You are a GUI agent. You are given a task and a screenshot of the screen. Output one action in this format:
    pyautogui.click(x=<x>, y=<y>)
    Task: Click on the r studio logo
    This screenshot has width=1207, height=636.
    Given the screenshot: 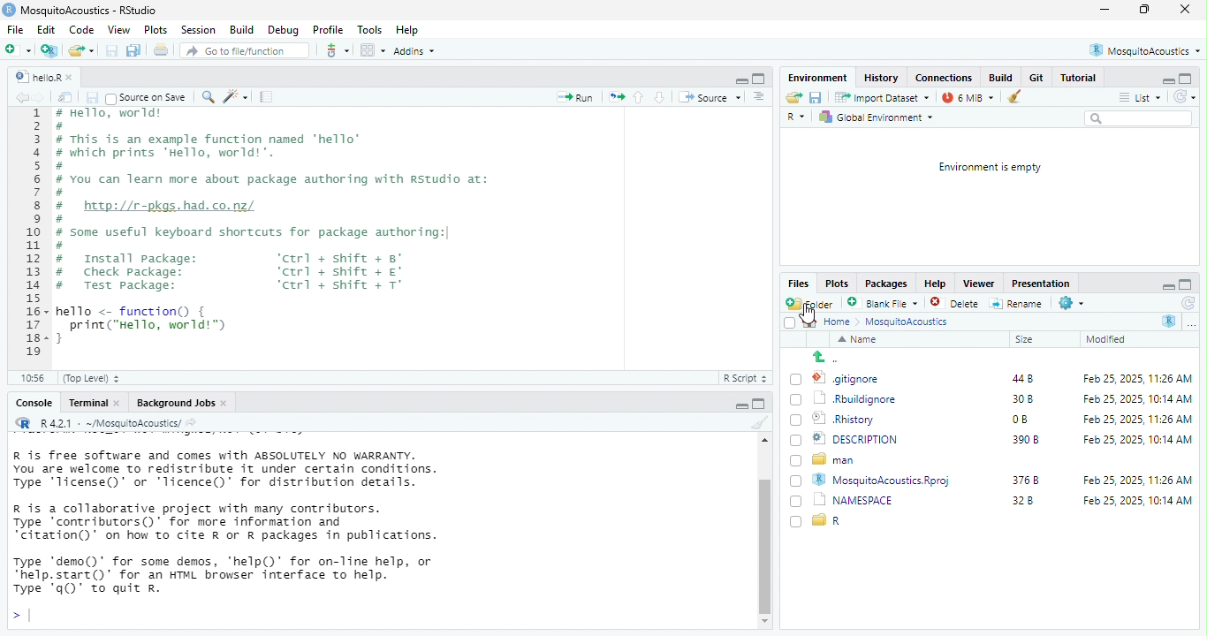 What is the action you would take?
    pyautogui.click(x=1167, y=322)
    